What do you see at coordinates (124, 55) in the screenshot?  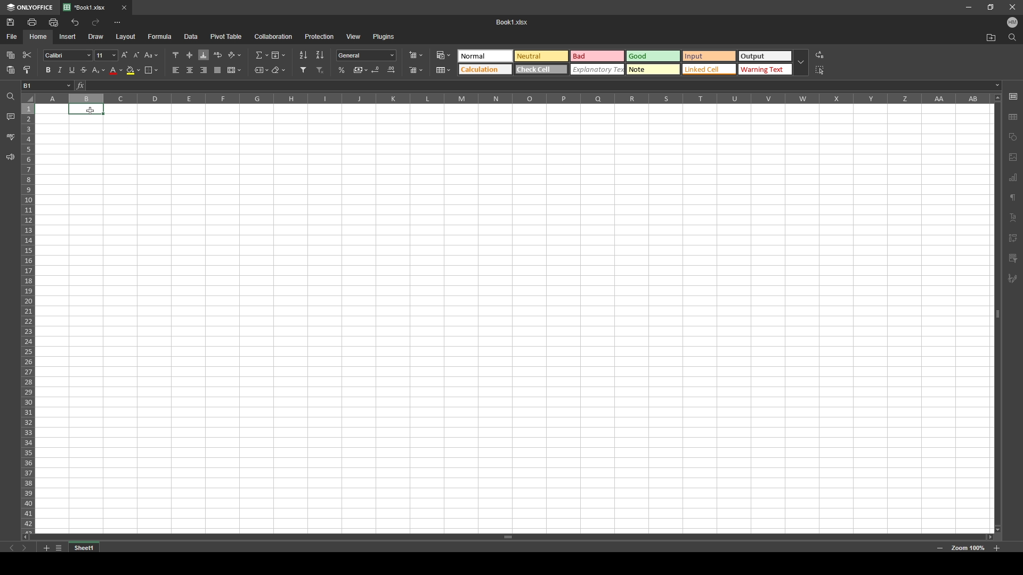 I see `increment font size` at bounding box center [124, 55].